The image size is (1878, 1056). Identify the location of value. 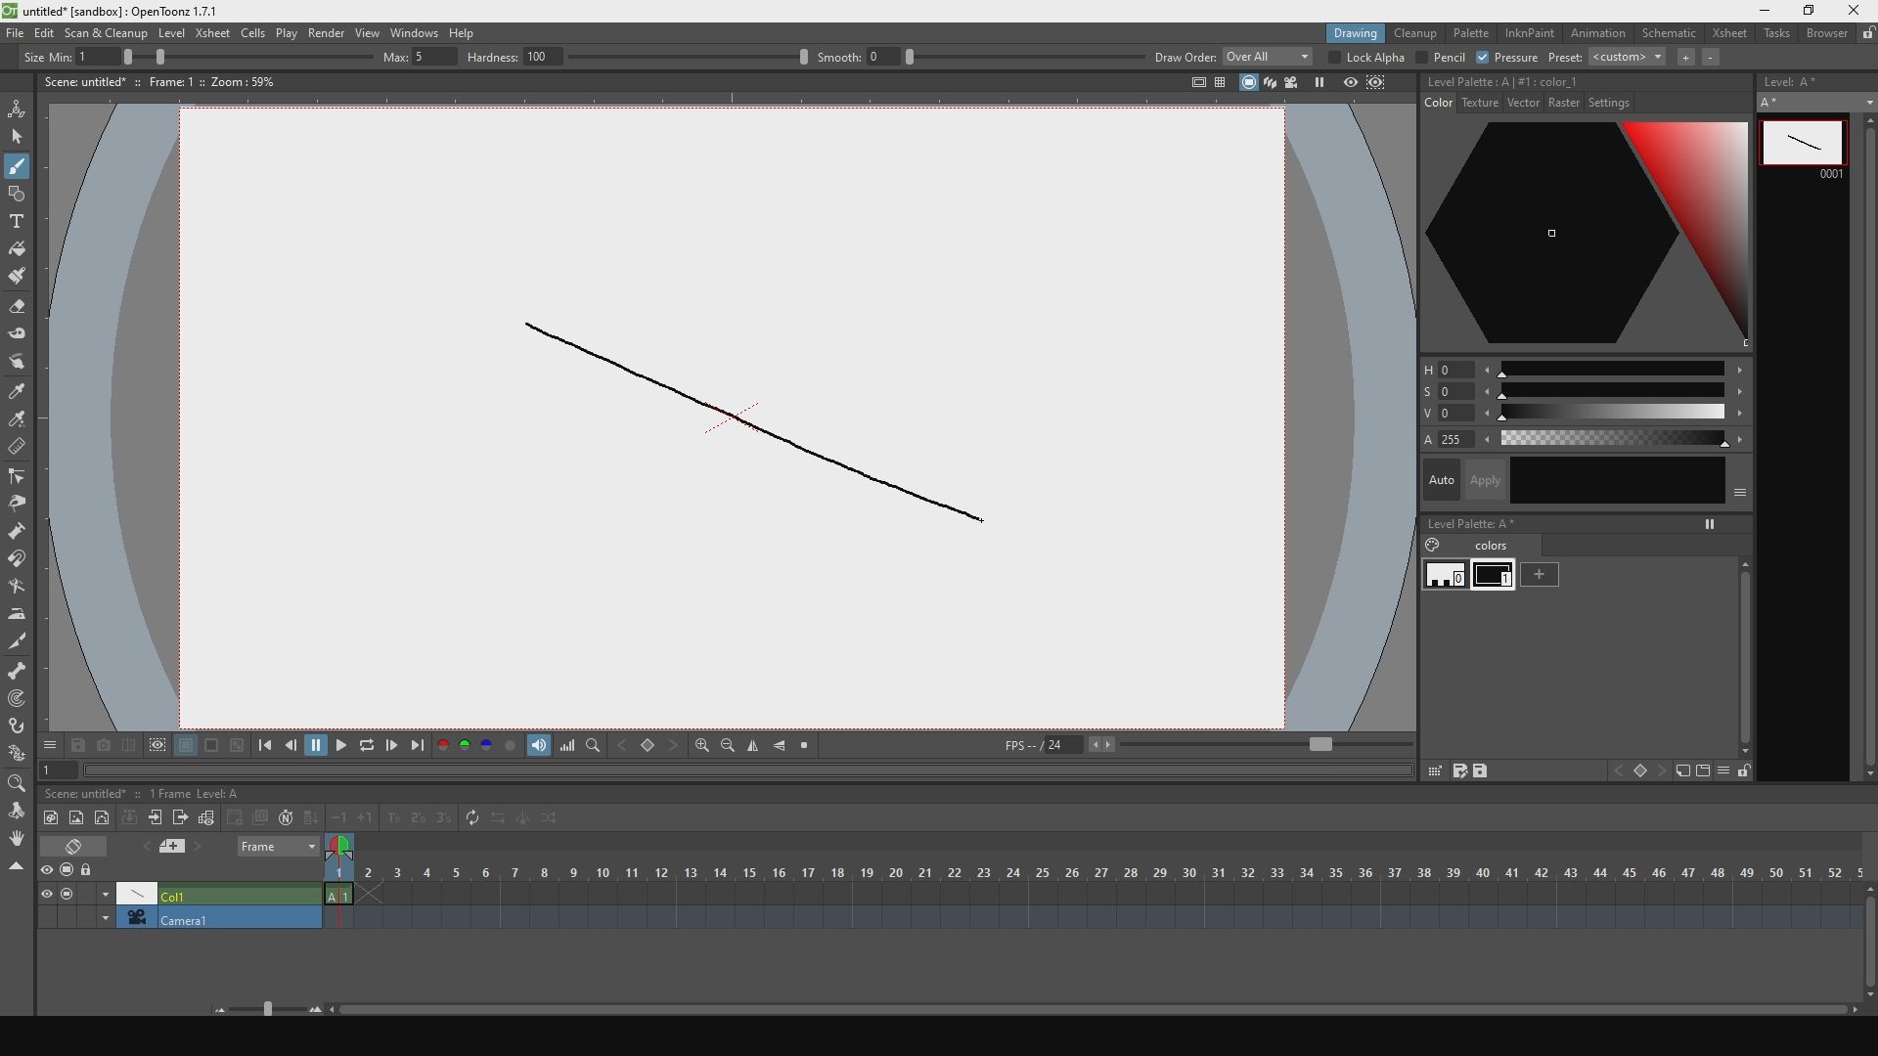
(1591, 414).